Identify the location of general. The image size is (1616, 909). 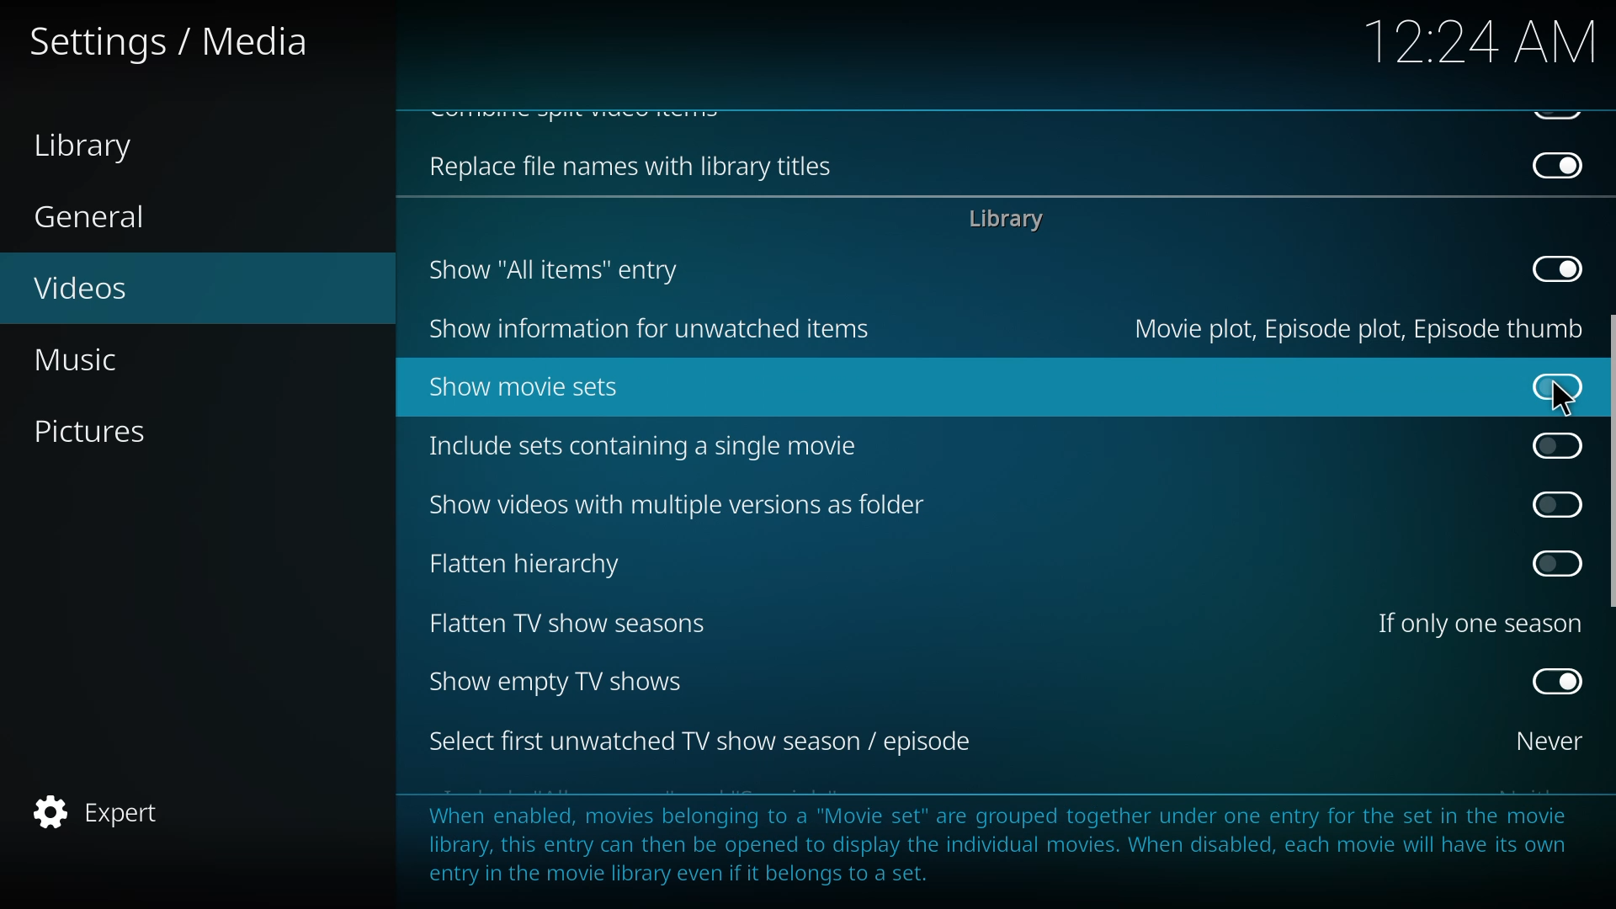
(98, 218).